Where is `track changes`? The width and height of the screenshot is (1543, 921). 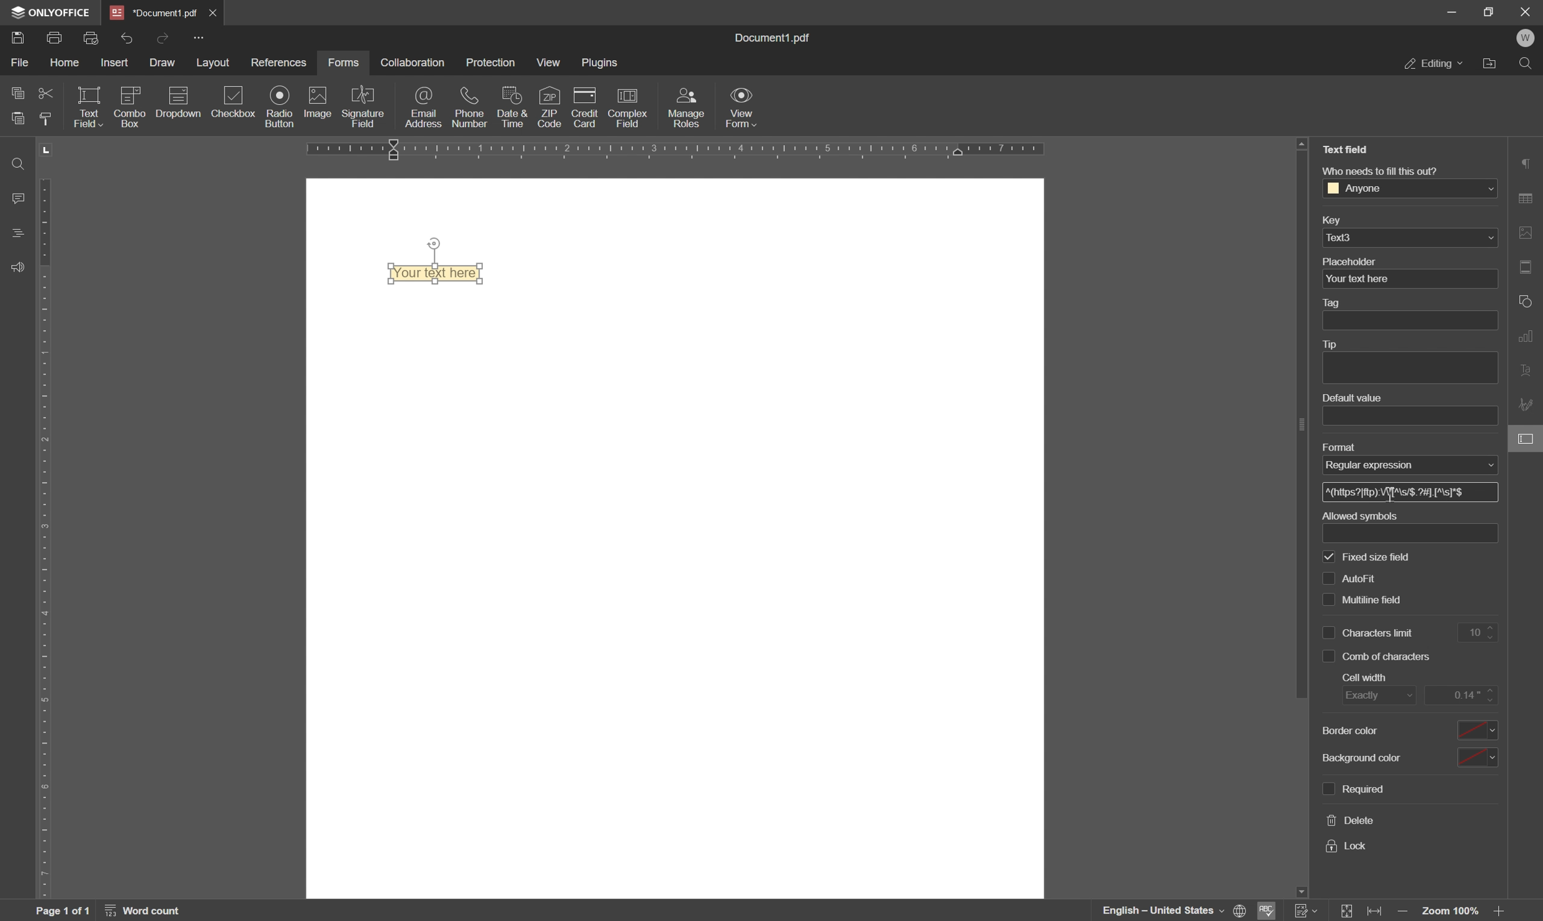 track changes is located at coordinates (1306, 911).